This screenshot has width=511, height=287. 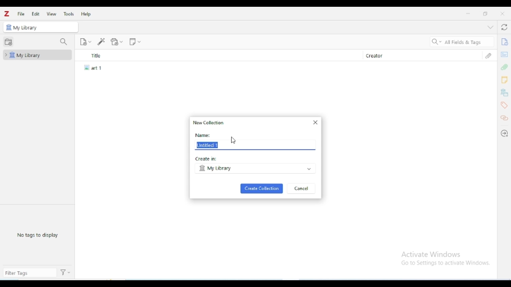 I want to click on filter tags, so click(x=30, y=273).